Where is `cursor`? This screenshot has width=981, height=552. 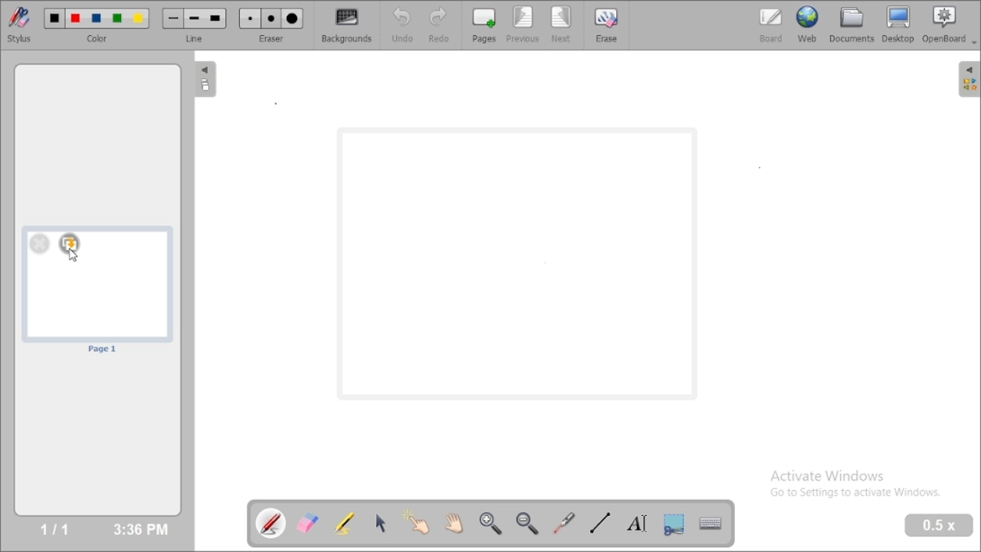
cursor is located at coordinates (73, 257).